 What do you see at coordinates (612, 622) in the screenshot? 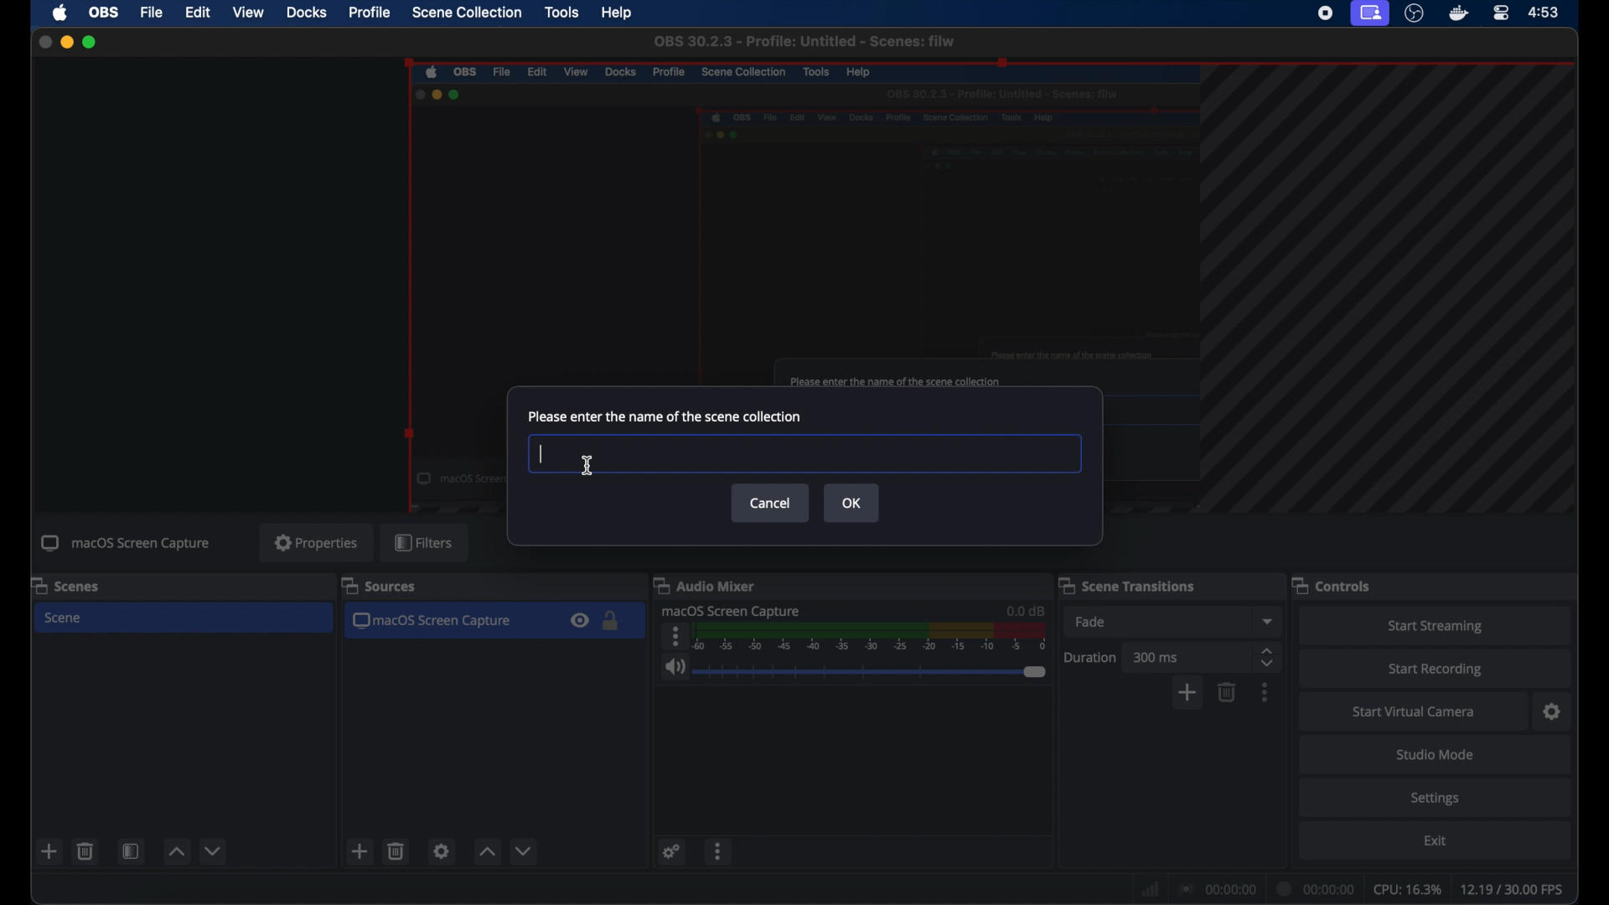
I see `lock` at bounding box center [612, 622].